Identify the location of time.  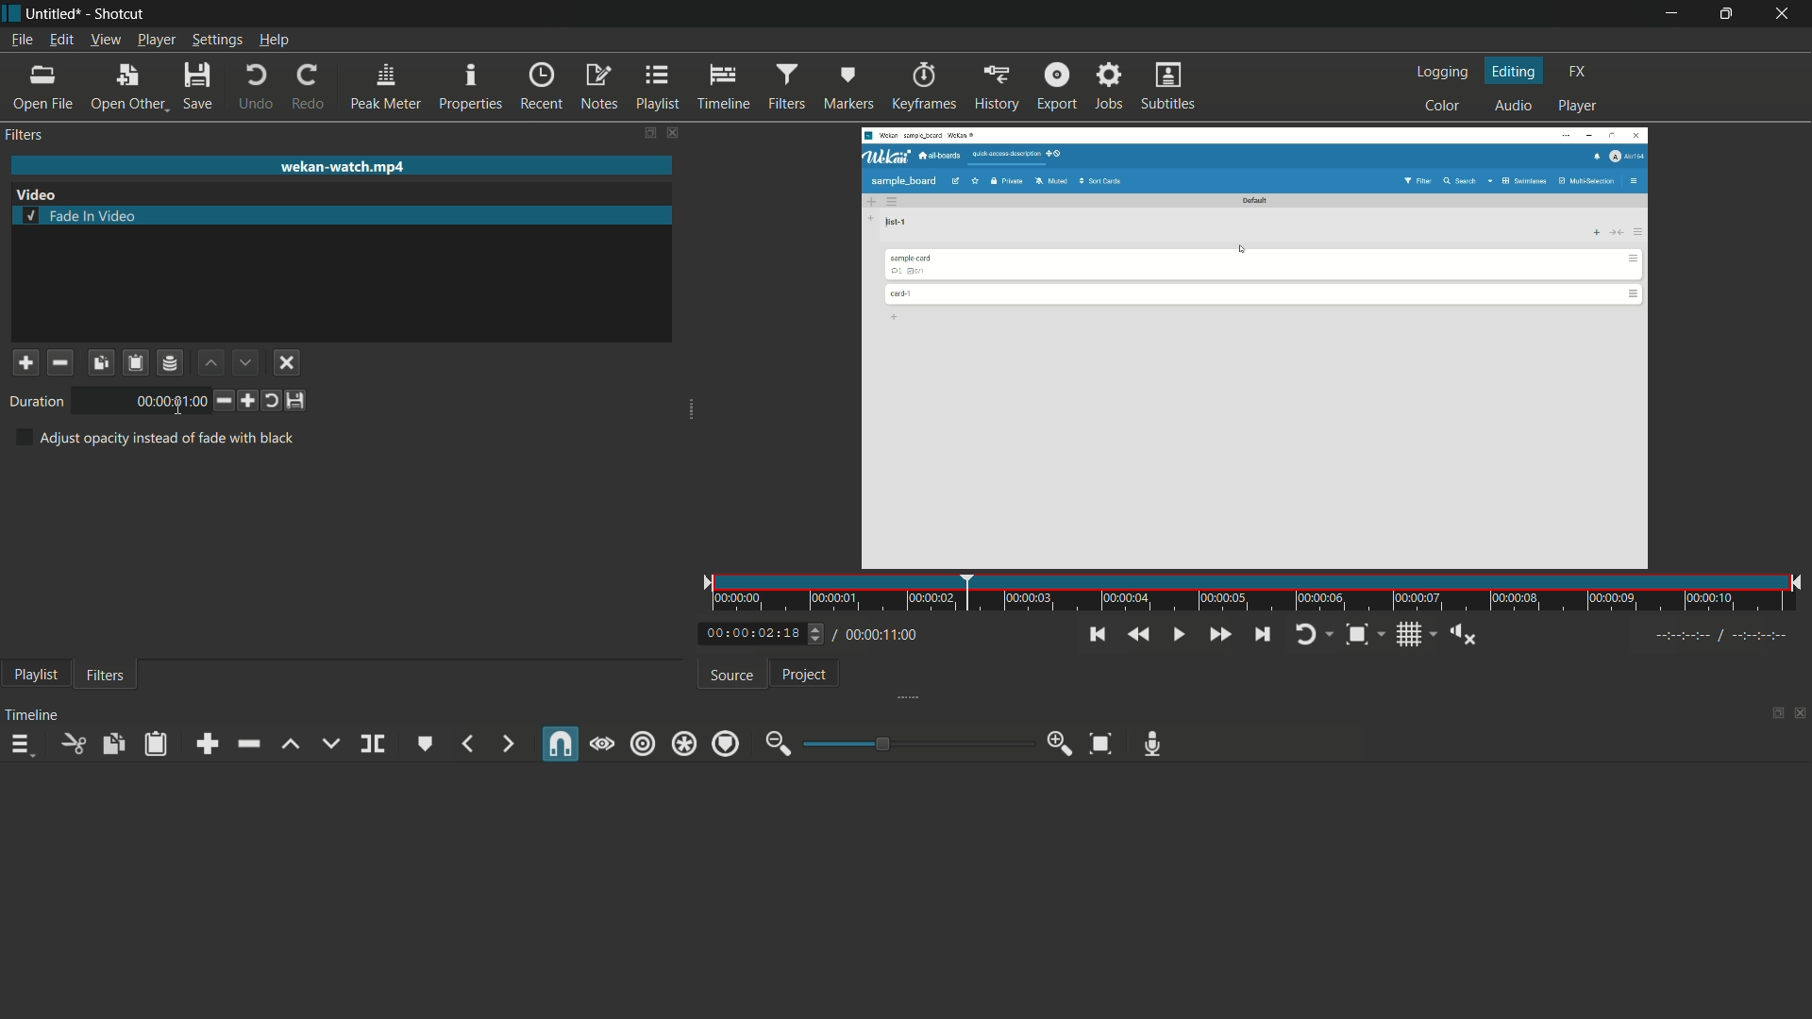
(1257, 593).